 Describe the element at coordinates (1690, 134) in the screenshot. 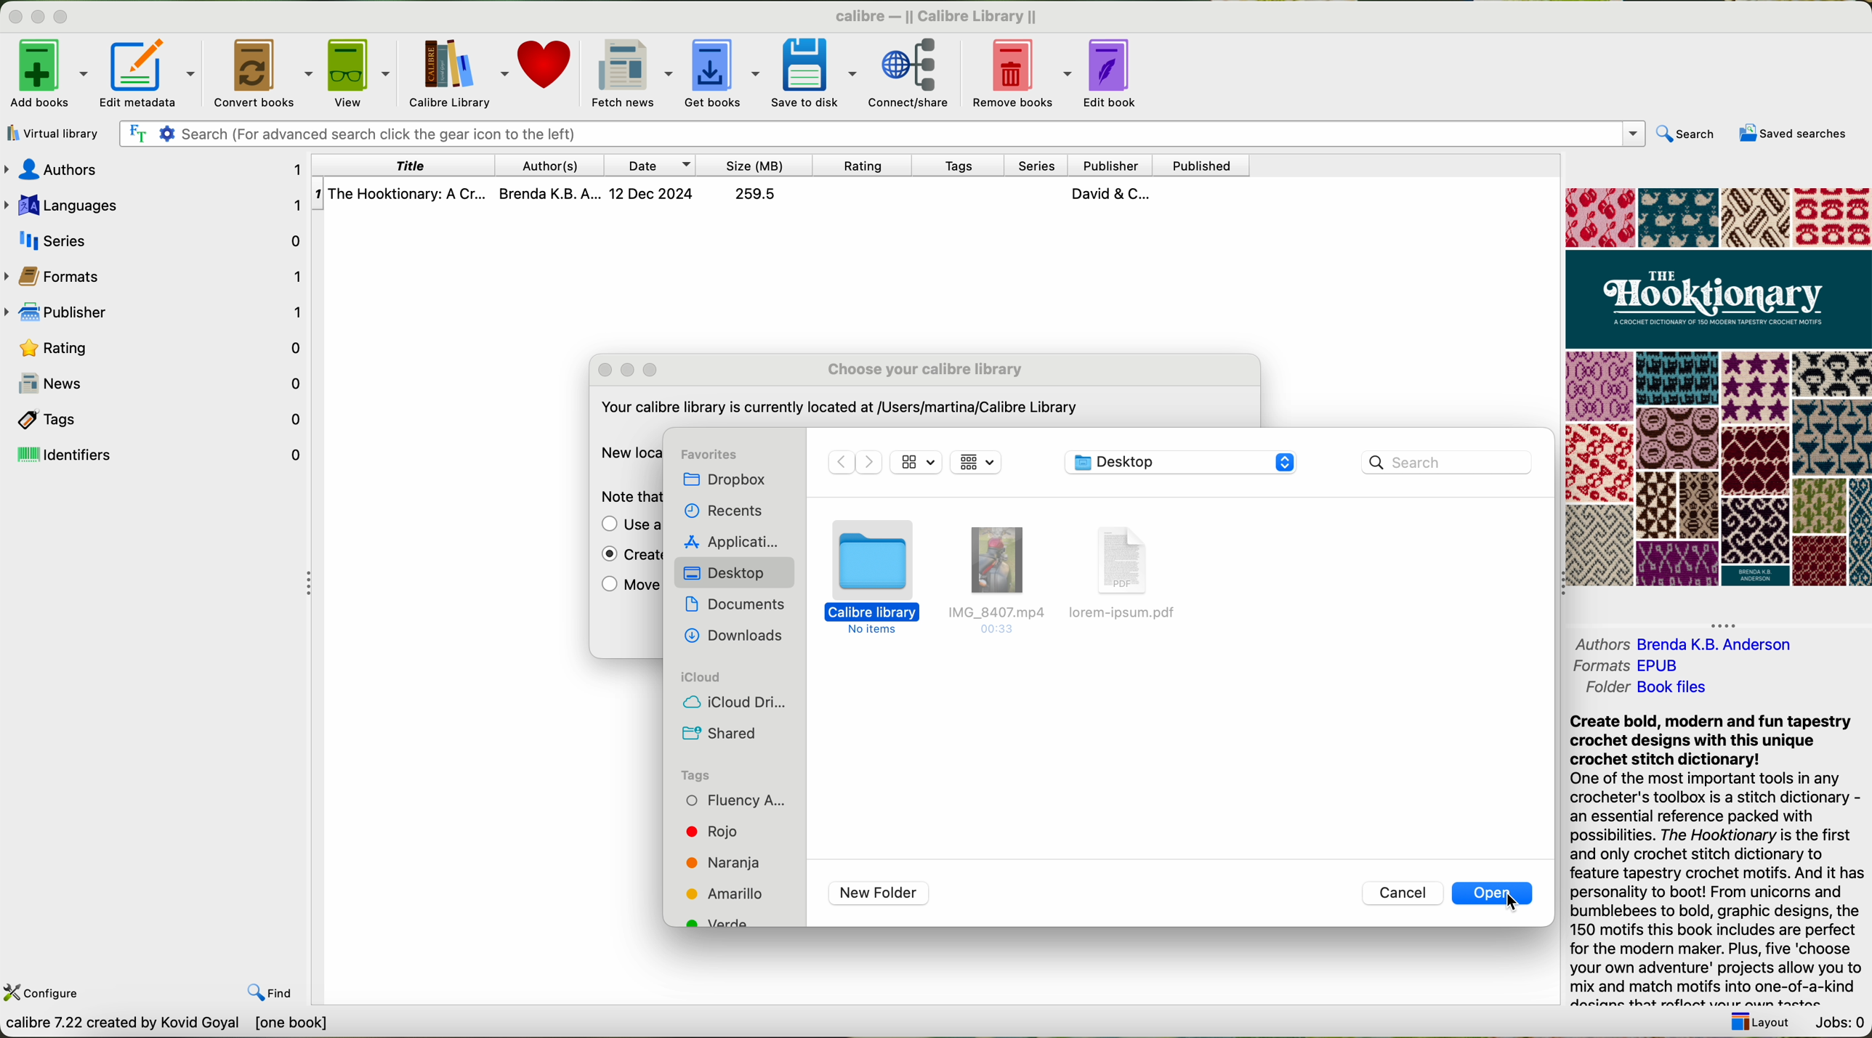

I see `search` at that location.